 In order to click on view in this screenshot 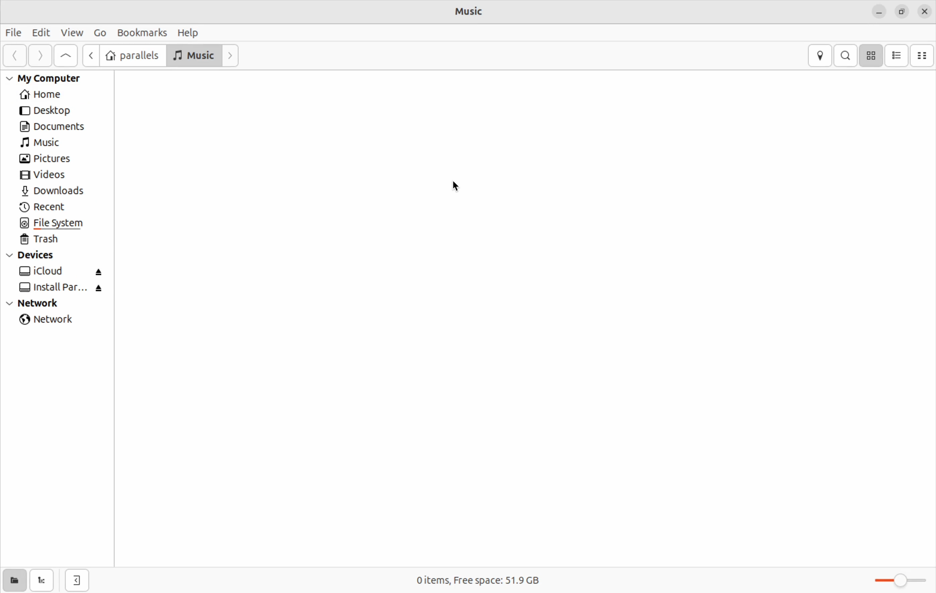, I will do `click(72, 32)`.